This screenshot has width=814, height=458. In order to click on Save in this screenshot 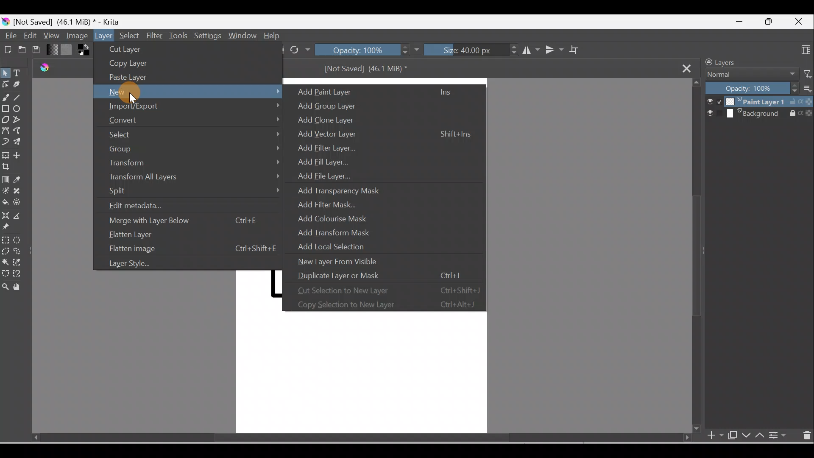, I will do `click(39, 50)`.